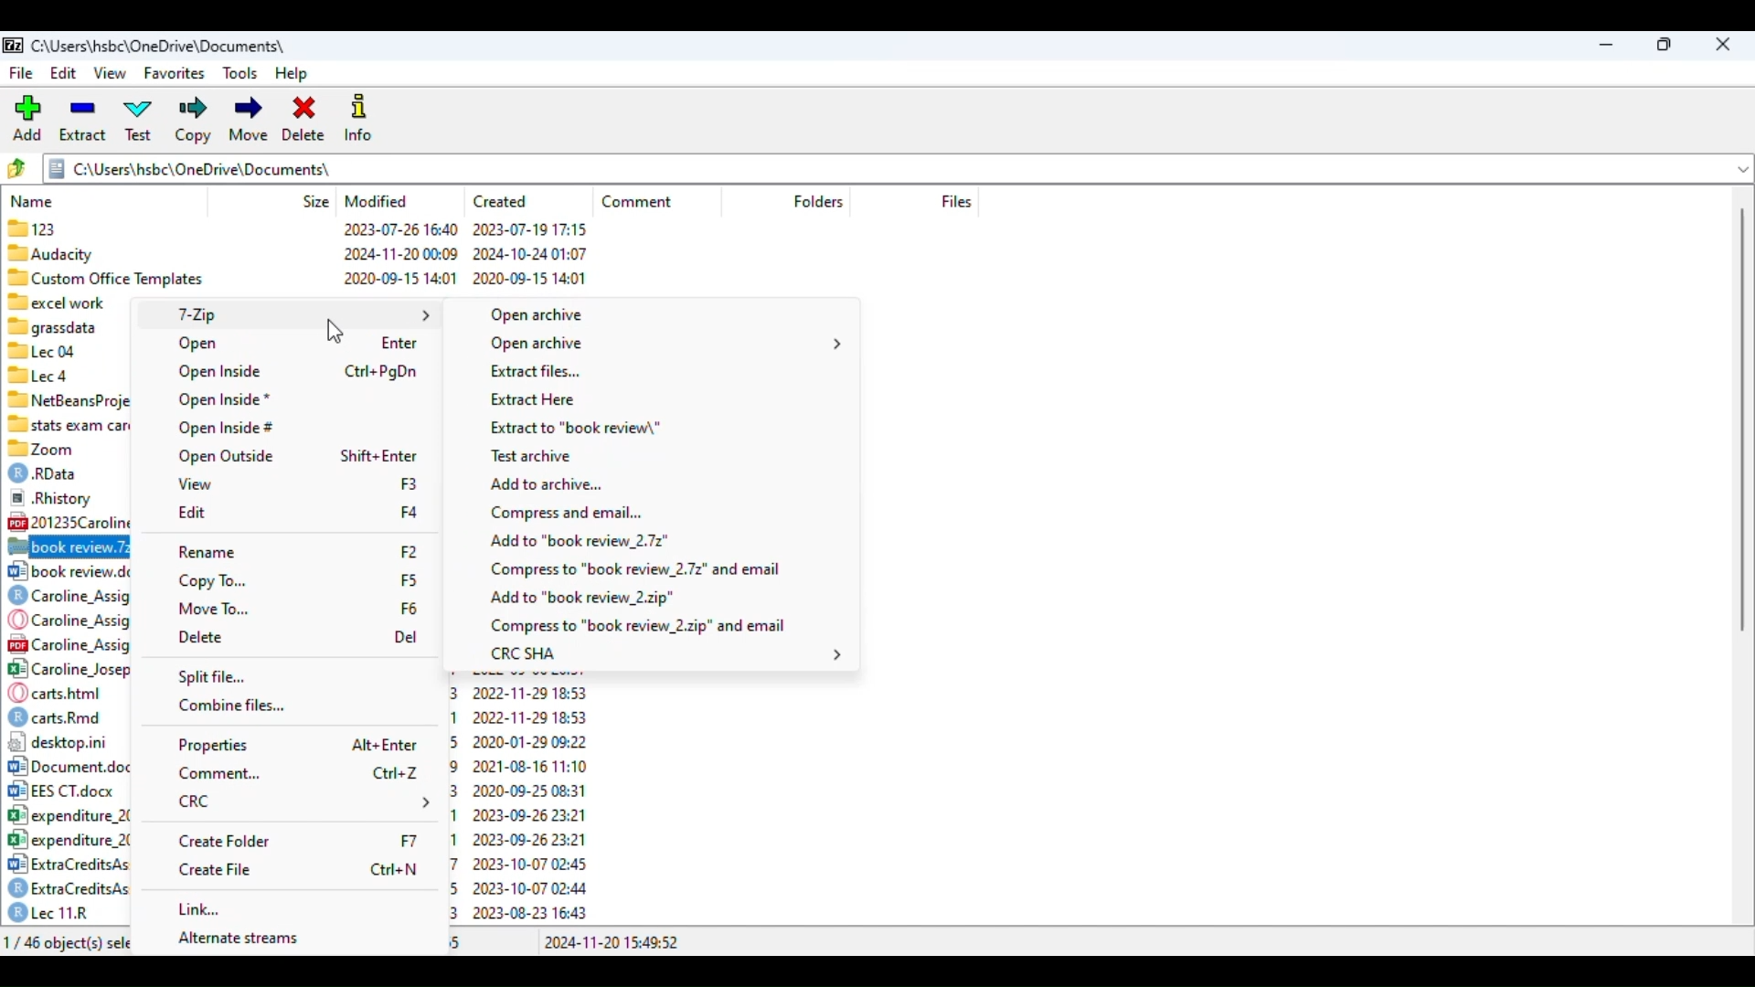 The width and height of the screenshot is (1755, 987). What do you see at coordinates (65, 72) in the screenshot?
I see `edit` at bounding box center [65, 72].